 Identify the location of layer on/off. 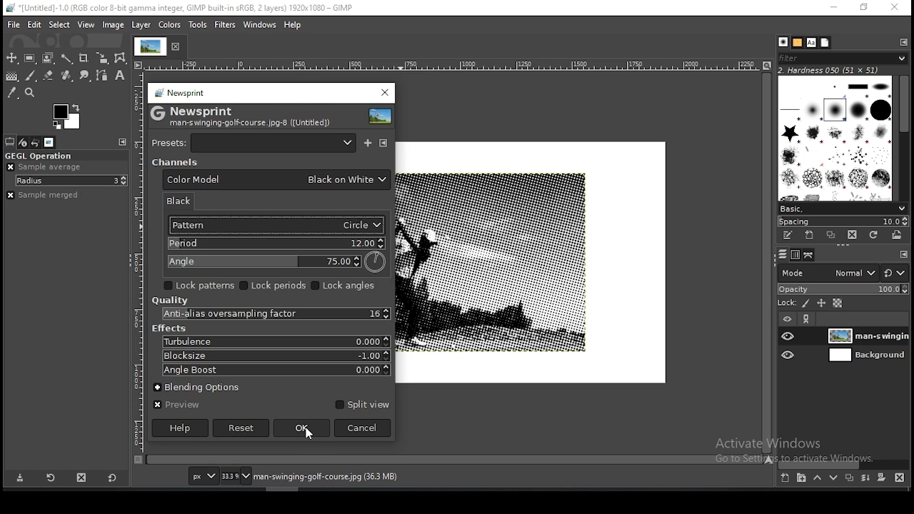
(788, 318).